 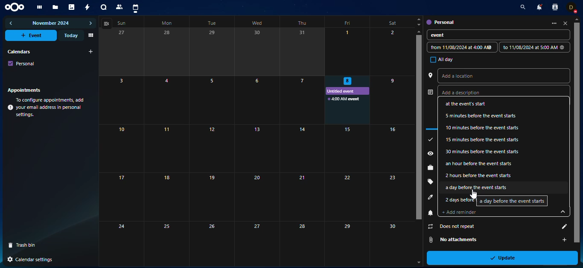 What do you see at coordinates (25, 245) in the screenshot?
I see `trash bin` at bounding box center [25, 245].